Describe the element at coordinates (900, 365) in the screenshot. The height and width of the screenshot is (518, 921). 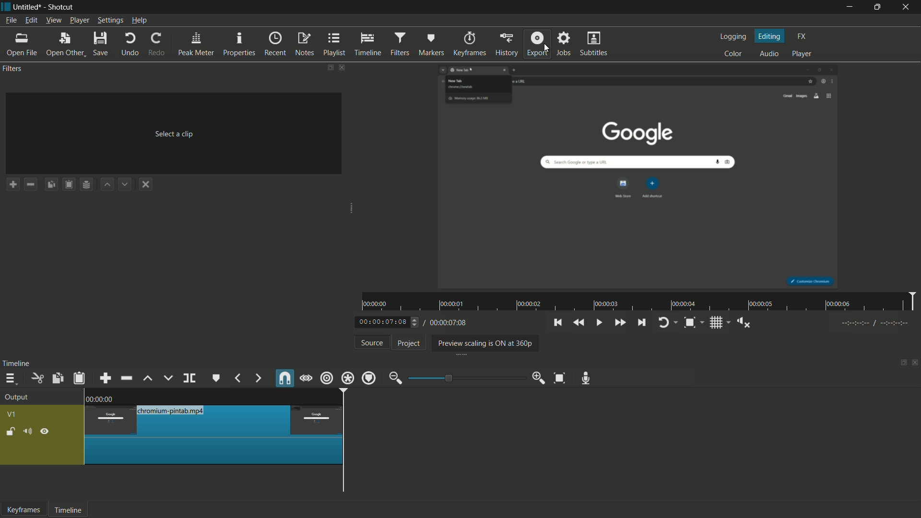
I see `change layout` at that location.